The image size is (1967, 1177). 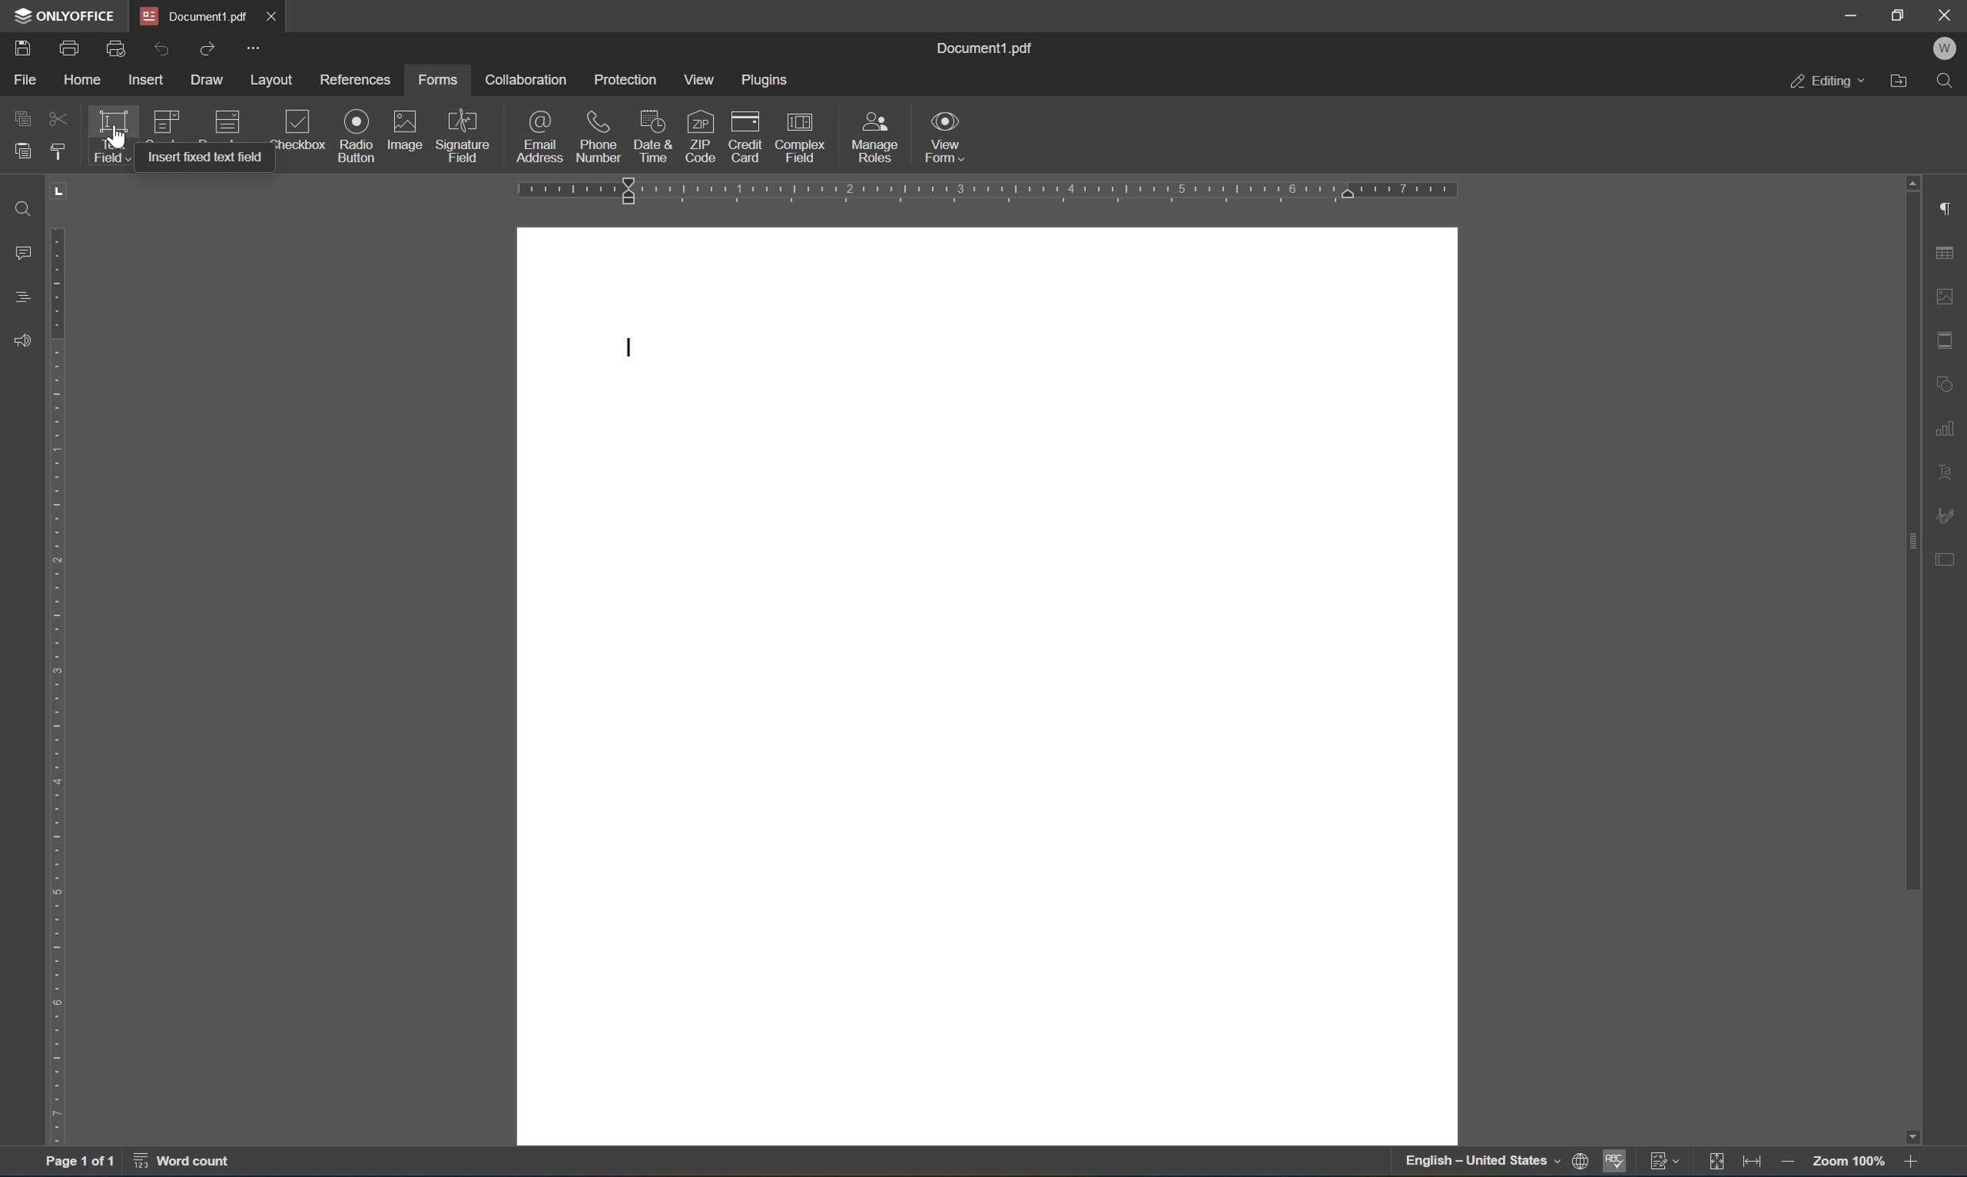 What do you see at coordinates (631, 79) in the screenshot?
I see `protection` at bounding box center [631, 79].